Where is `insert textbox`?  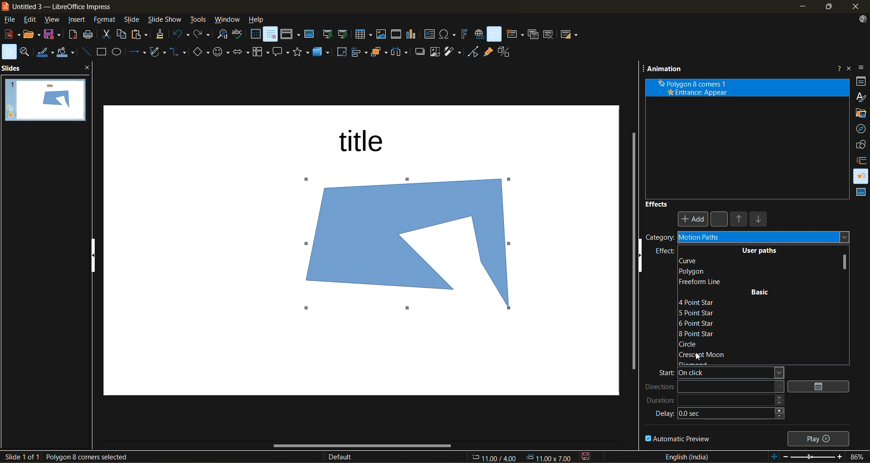 insert textbox is located at coordinates (428, 35).